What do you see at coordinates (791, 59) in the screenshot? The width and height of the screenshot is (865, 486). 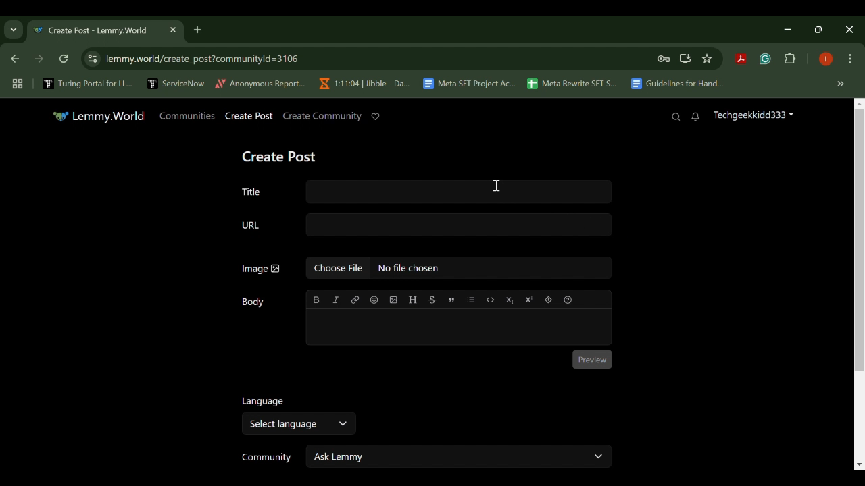 I see `Extensions` at bounding box center [791, 59].